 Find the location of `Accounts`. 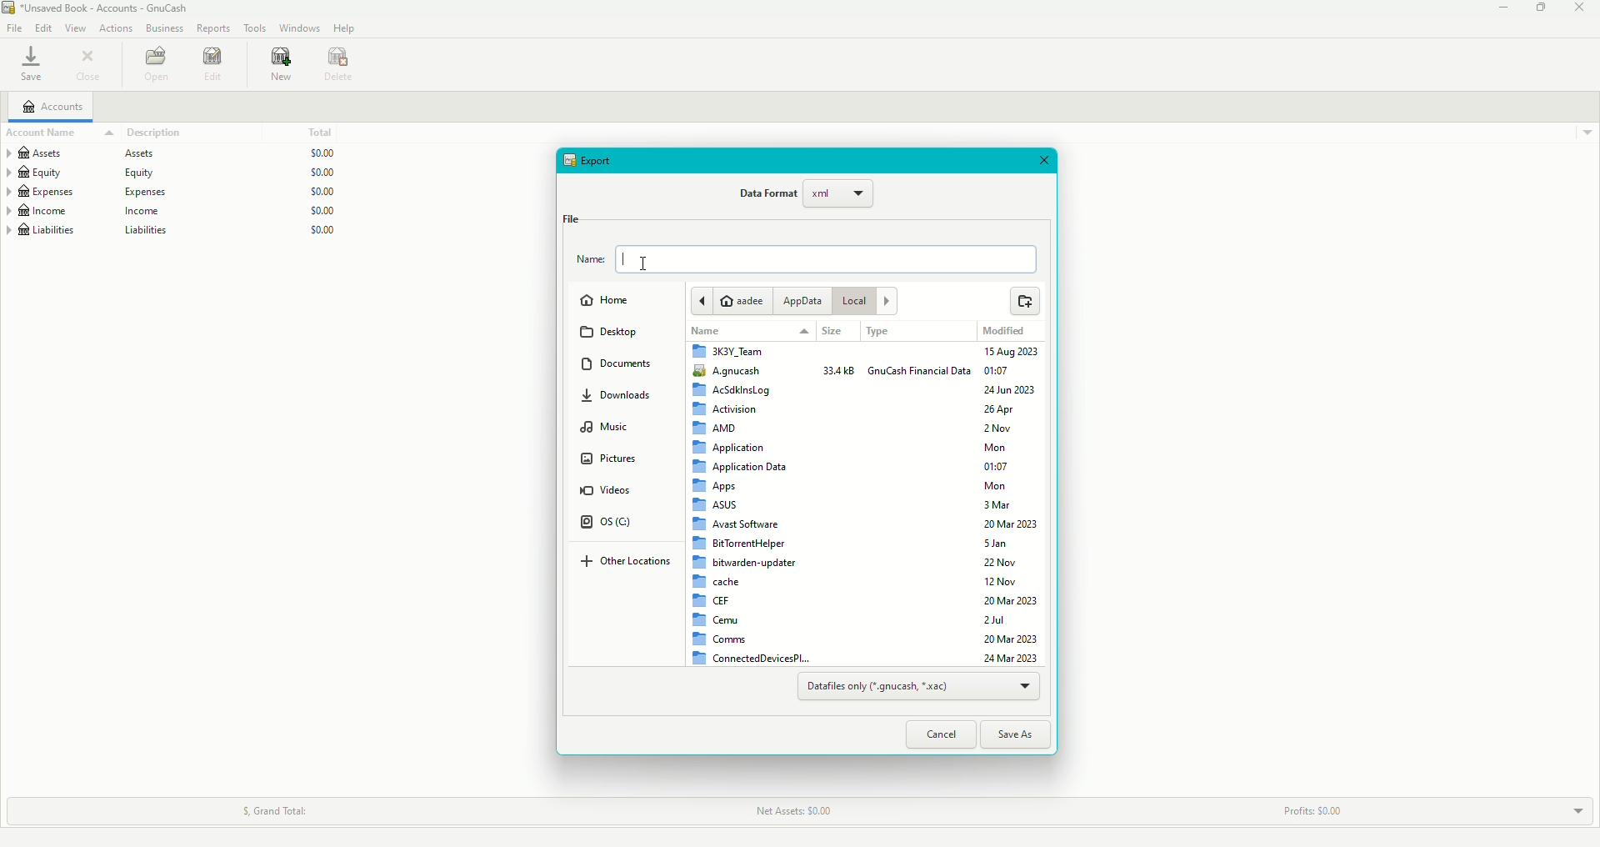

Accounts is located at coordinates (51, 108).